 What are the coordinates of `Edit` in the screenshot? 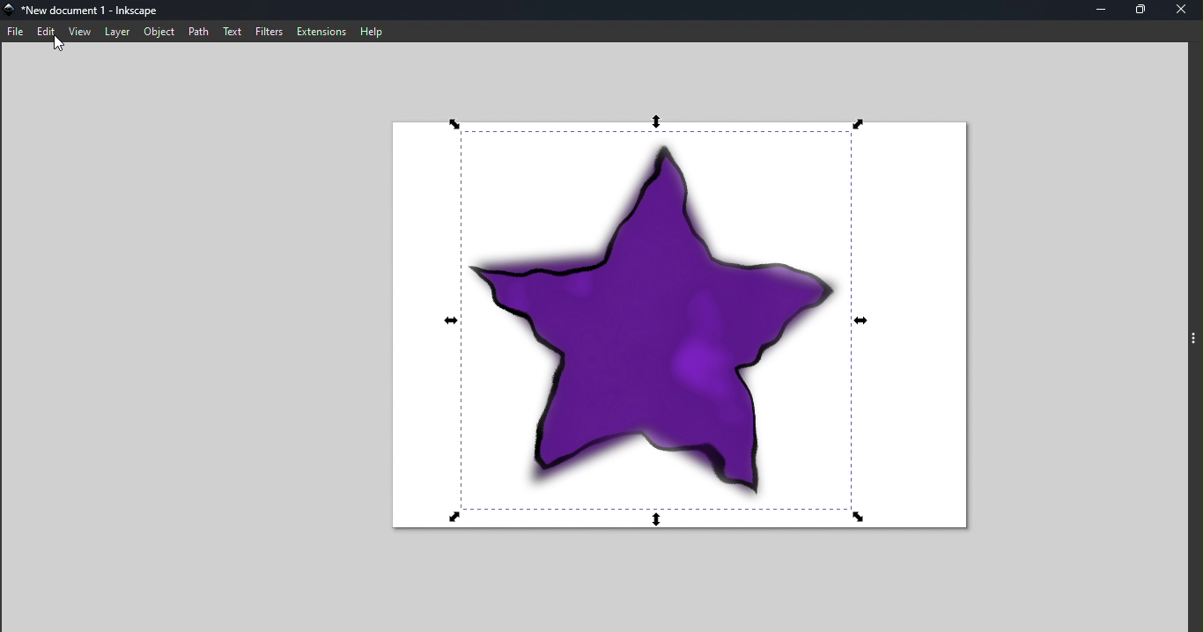 It's located at (47, 32).